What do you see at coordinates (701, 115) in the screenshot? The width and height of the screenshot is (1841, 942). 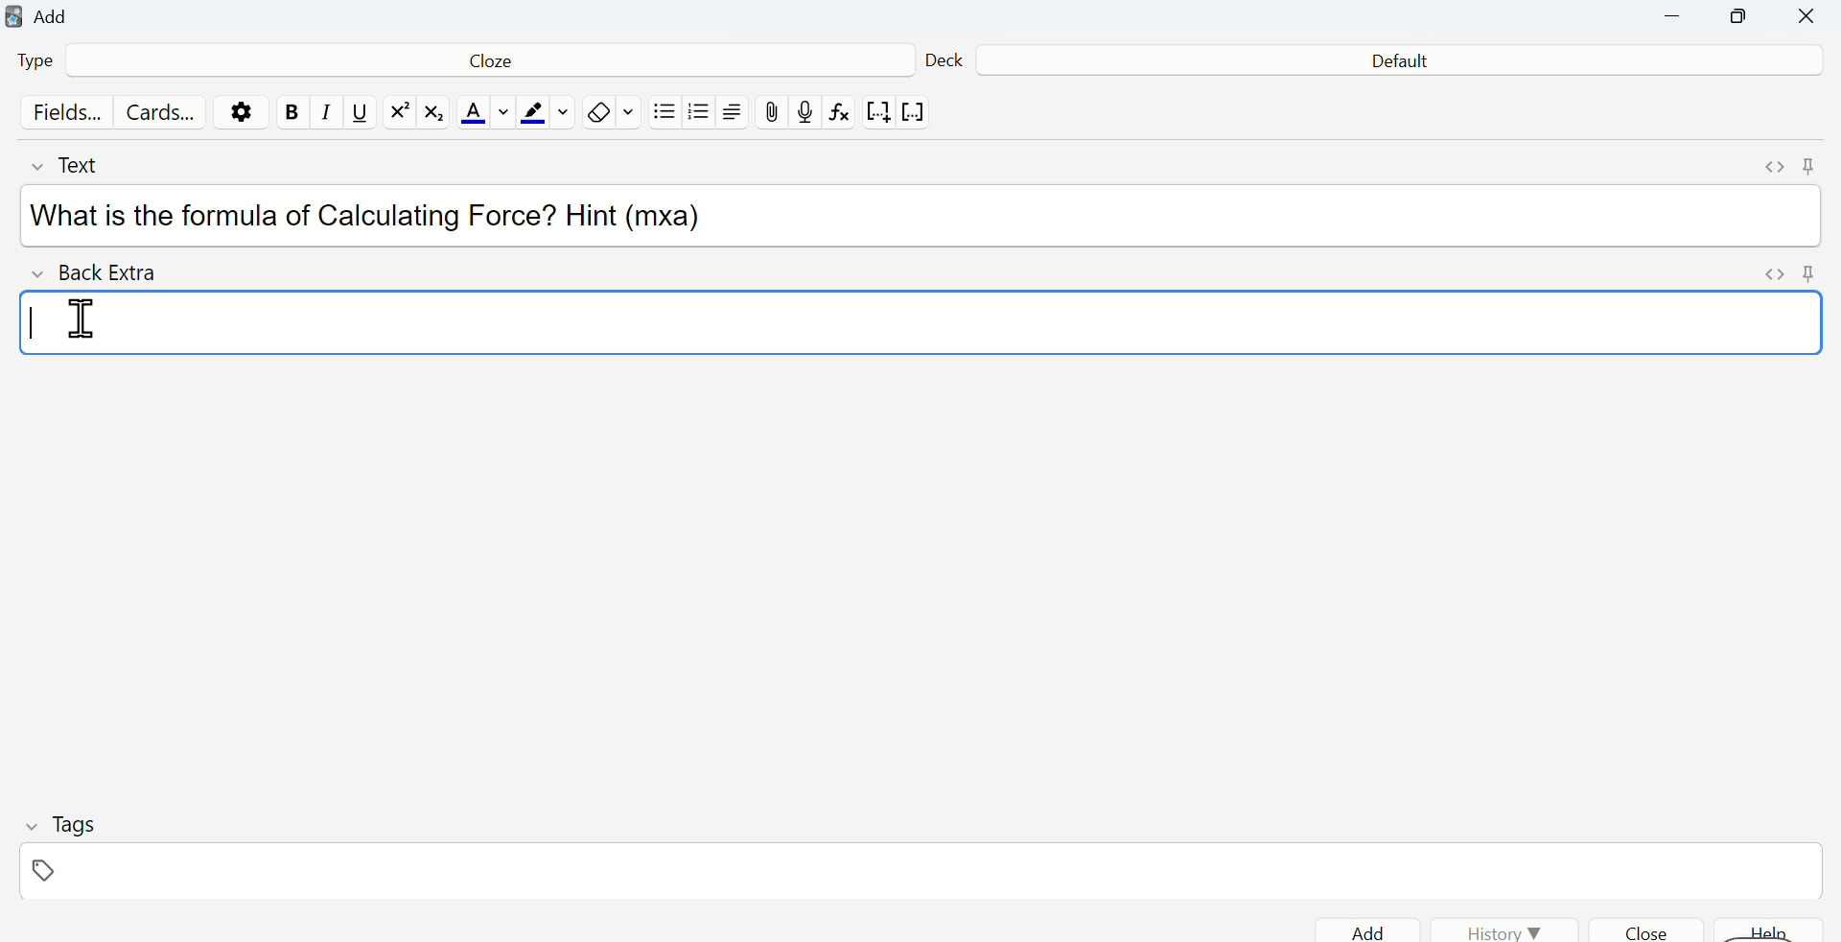 I see `Numbered list` at bounding box center [701, 115].